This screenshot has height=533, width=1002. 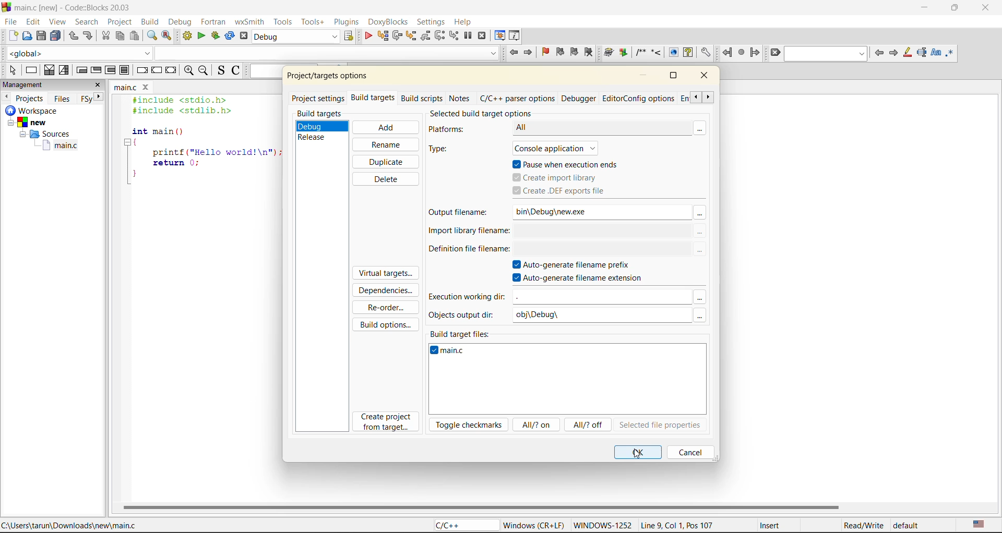 I want to click on toggle comments, so click(x=235, y=71).